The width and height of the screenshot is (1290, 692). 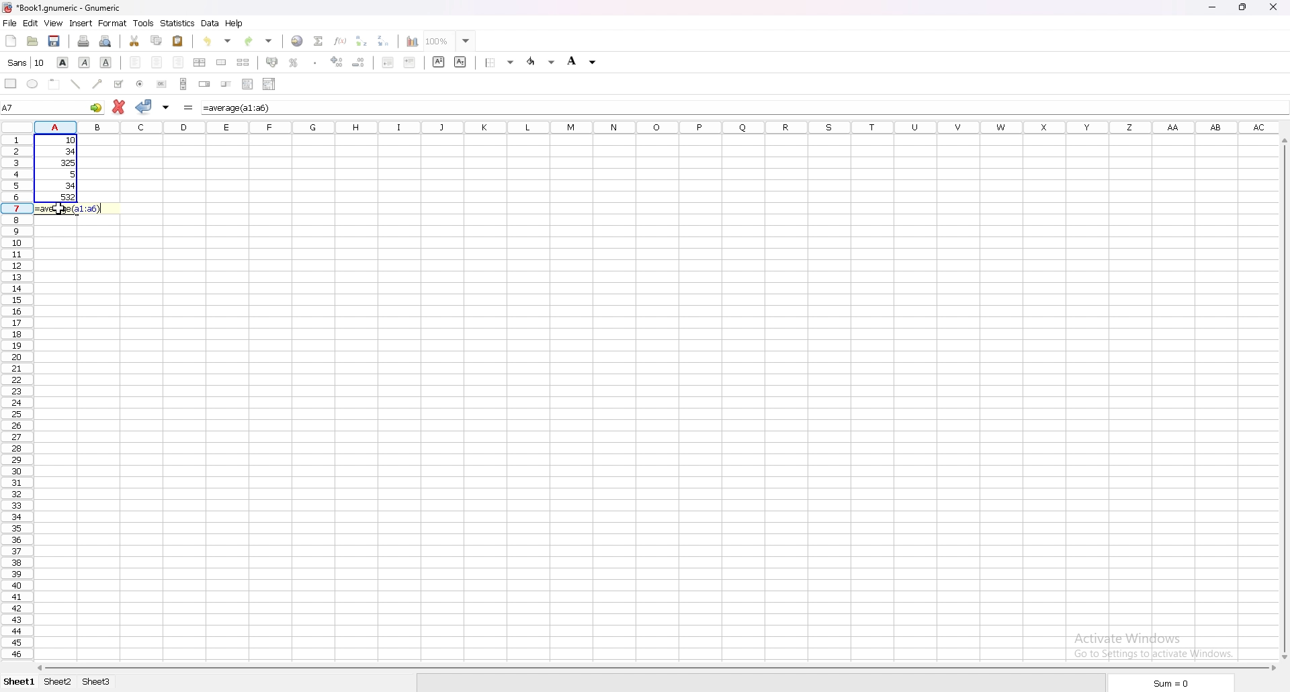 I want to click on hyperlink, so click(x=296, y=40).